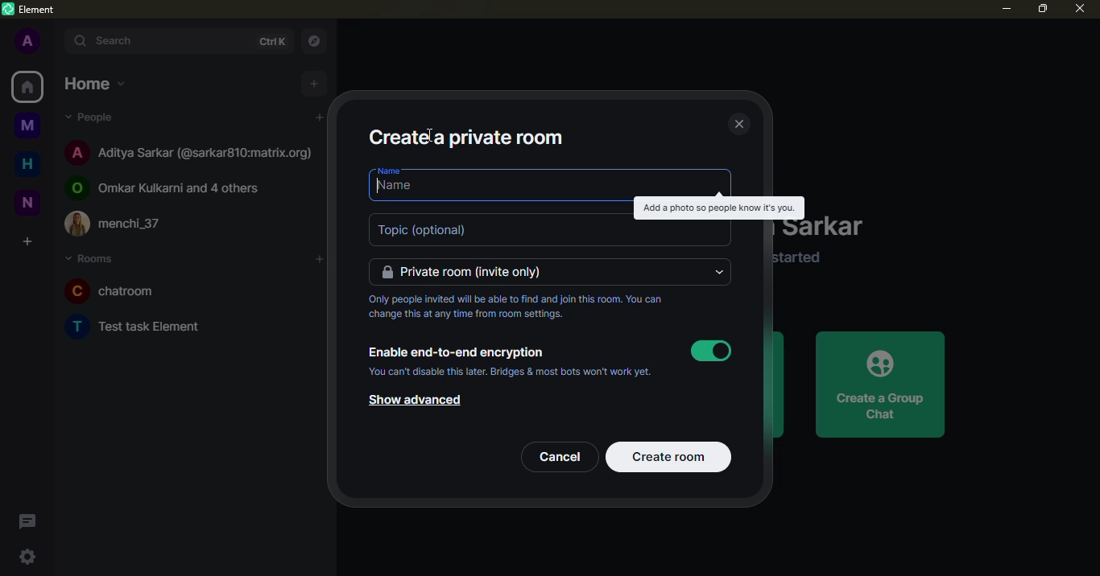  Describe the element at coordinates (92, 260) in the screenshot. I see `rooms` at that location.